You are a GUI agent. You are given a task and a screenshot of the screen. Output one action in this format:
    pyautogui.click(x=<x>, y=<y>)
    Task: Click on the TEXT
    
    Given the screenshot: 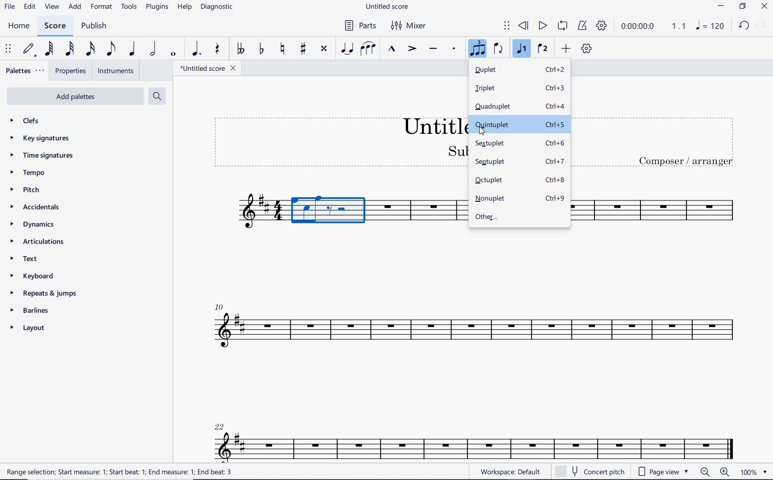 What is the action you would take?
    pyautogui.click(x=40, y=260)
    